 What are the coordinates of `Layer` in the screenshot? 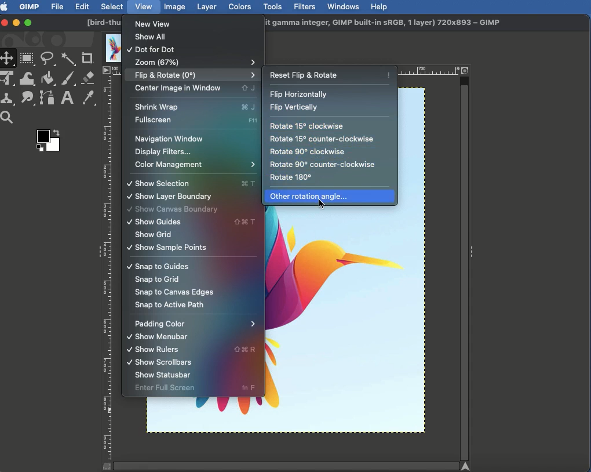 It's located at (207, 7).